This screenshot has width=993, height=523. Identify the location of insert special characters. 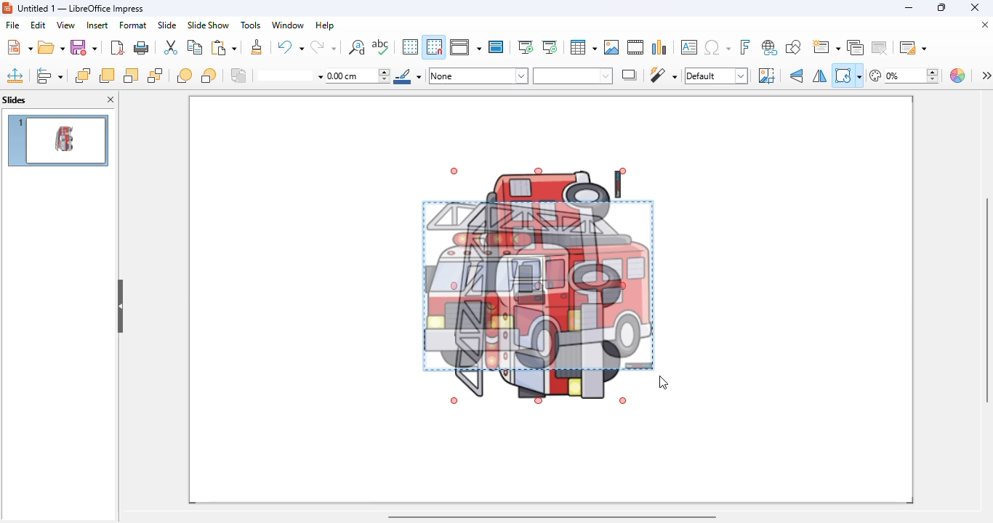
(717, 47).